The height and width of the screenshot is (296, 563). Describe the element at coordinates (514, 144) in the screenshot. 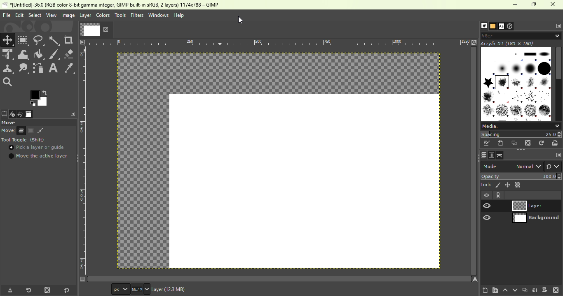

I see `Duplicate the brush` at that location.